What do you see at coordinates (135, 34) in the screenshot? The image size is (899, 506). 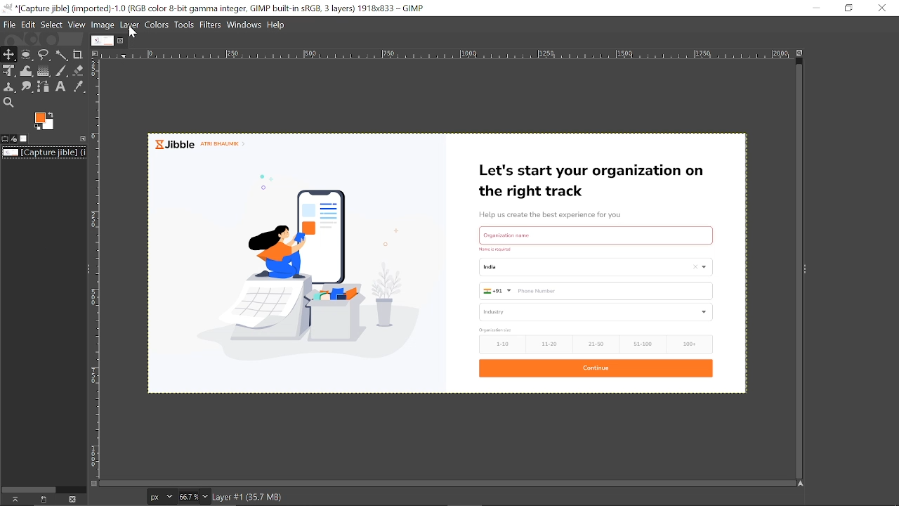 I see `cursor` at bounding box center [135, 34].